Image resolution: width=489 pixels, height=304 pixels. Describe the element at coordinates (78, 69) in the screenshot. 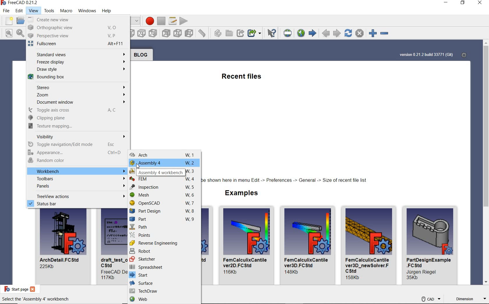

I see `draw style` at that location.